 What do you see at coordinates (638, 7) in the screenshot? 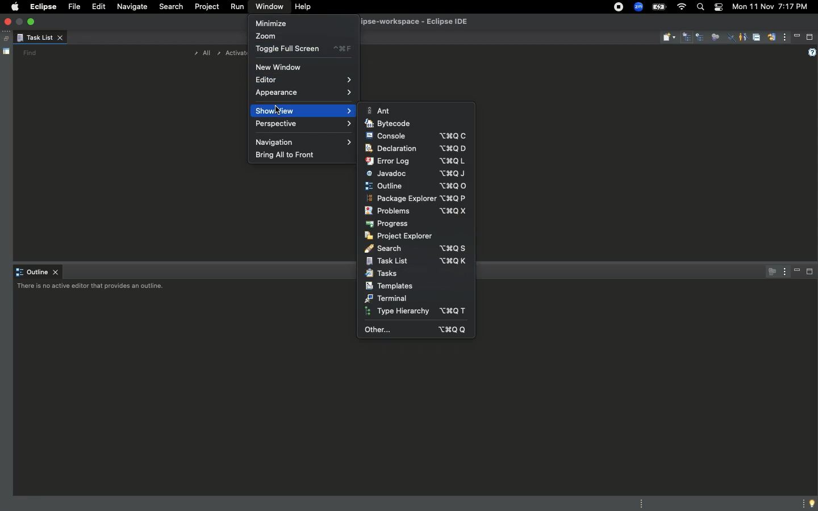
I see `Zoom` at bounding box center [638, 7].